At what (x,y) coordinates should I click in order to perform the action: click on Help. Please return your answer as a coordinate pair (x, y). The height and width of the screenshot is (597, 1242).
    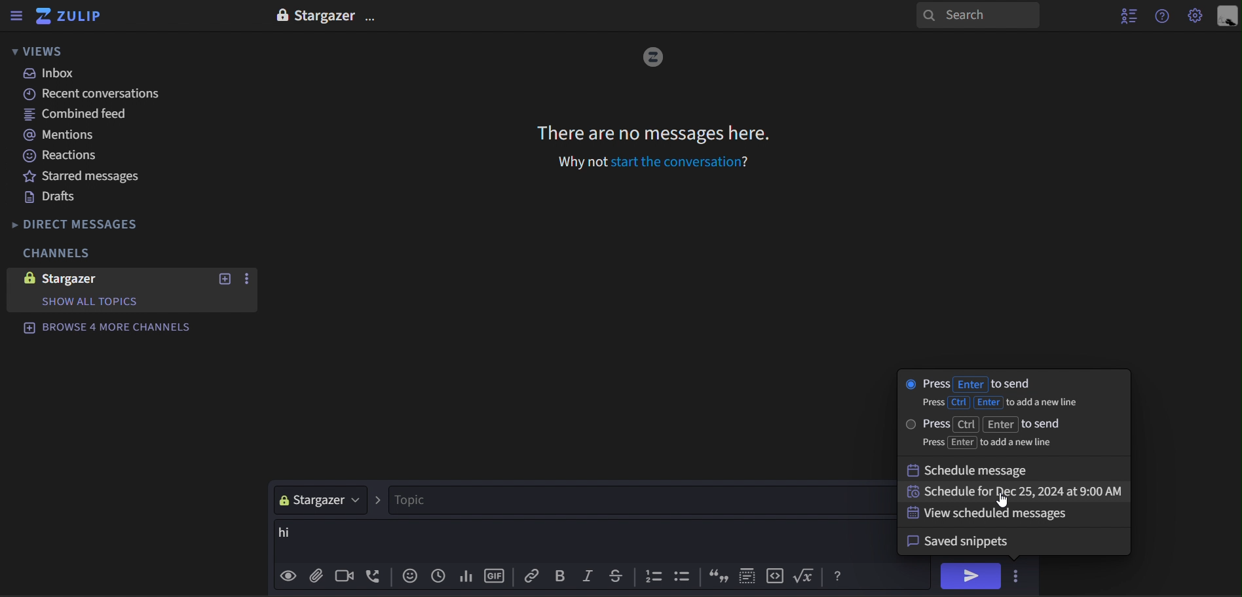
    Looking at the image, I should click on (843, 578).